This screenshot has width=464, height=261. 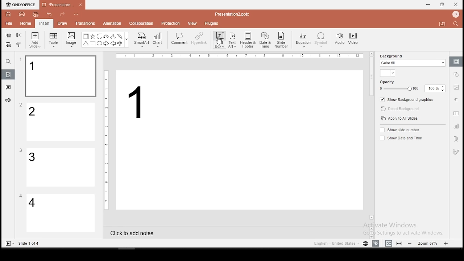 What do you see at coordinates (8, 45) in the screenshot?
I see `paste` at bounding box center [8, 45].